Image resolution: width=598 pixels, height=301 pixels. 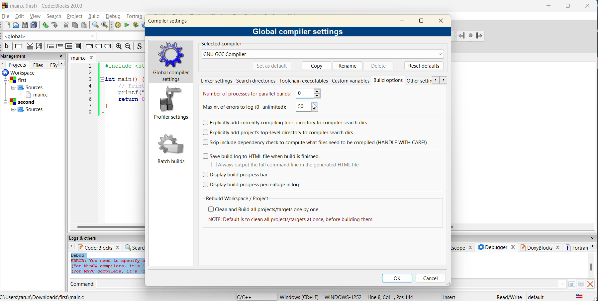 What do you see at coordinates (215, 81) in the screenshot?
I see `linker settings` at bounding box center [215, 81].